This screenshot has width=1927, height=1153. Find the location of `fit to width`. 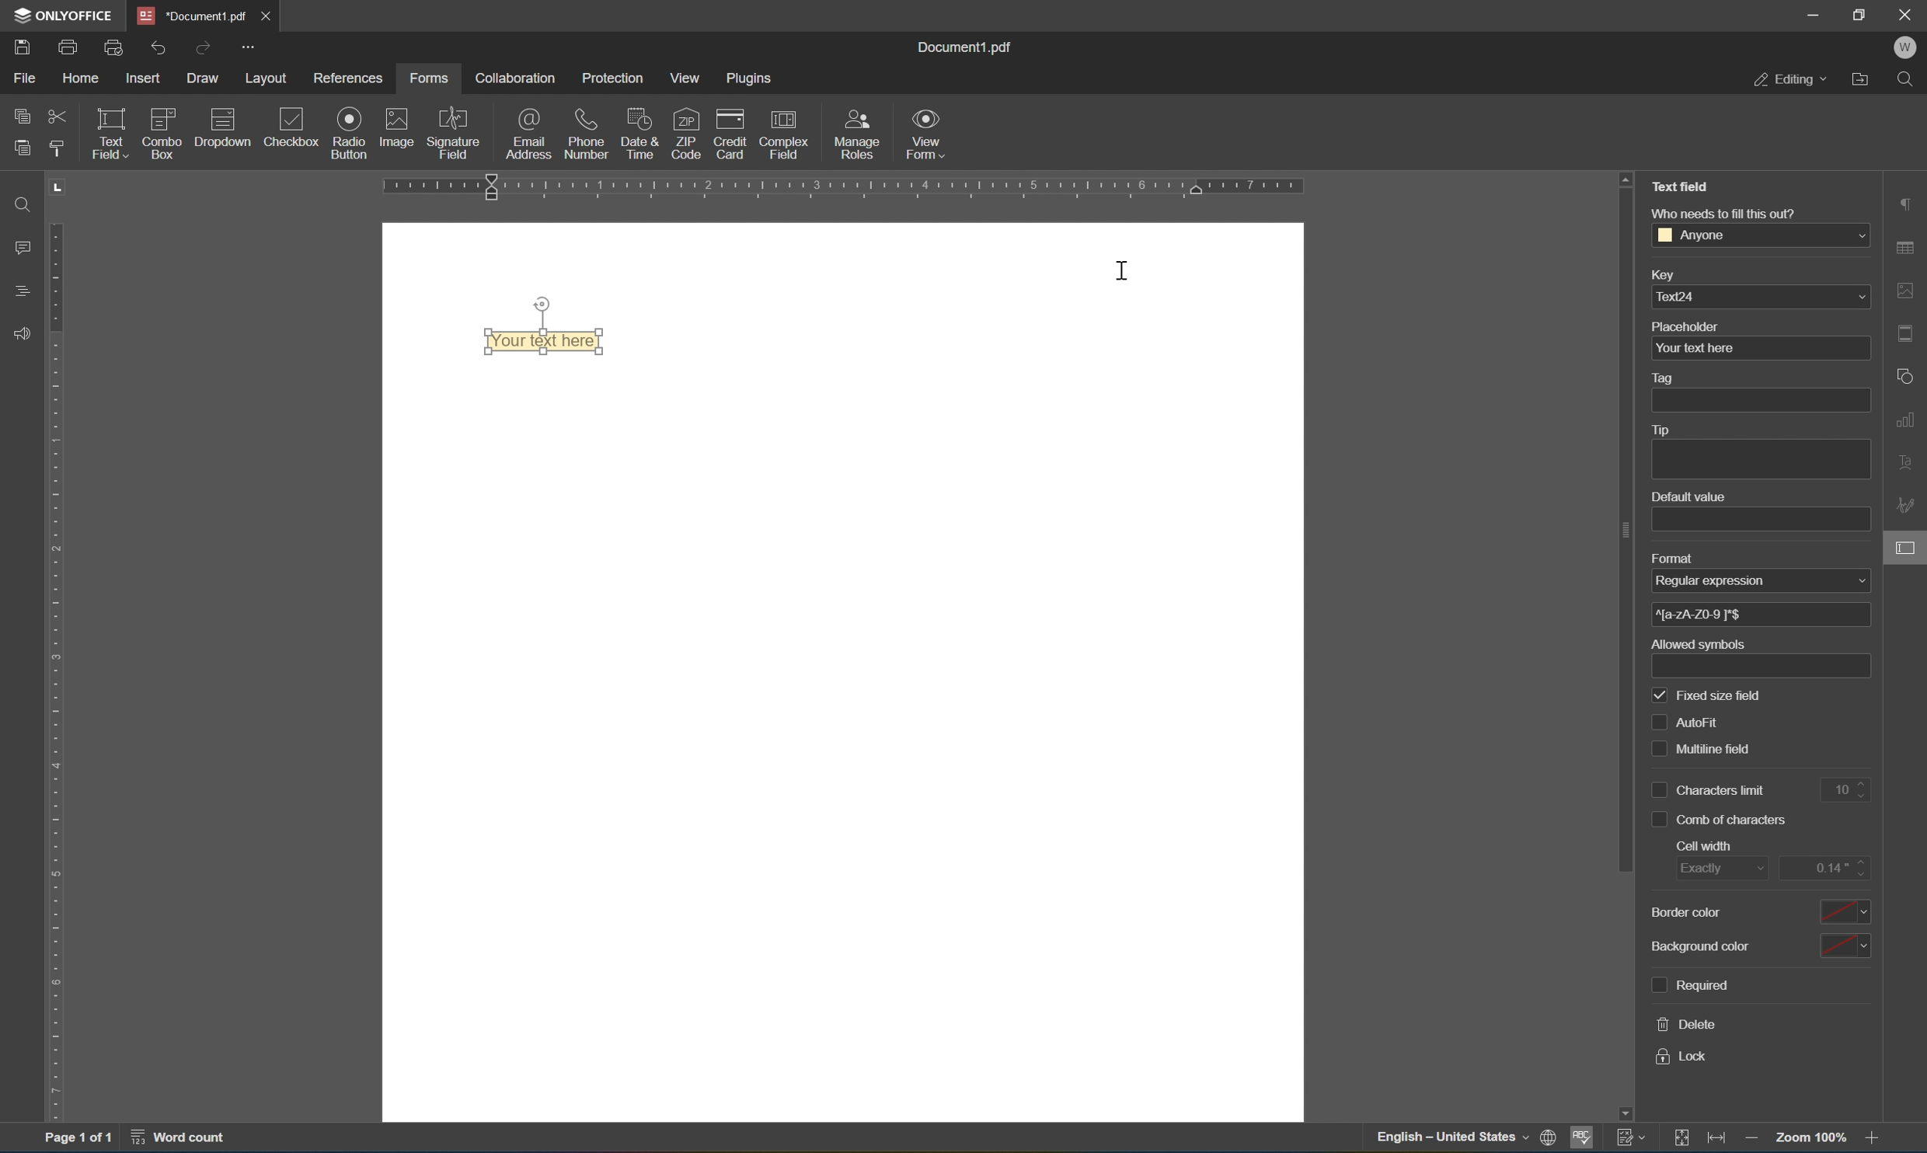

fit to width is located at coordinates (1719, 1141).